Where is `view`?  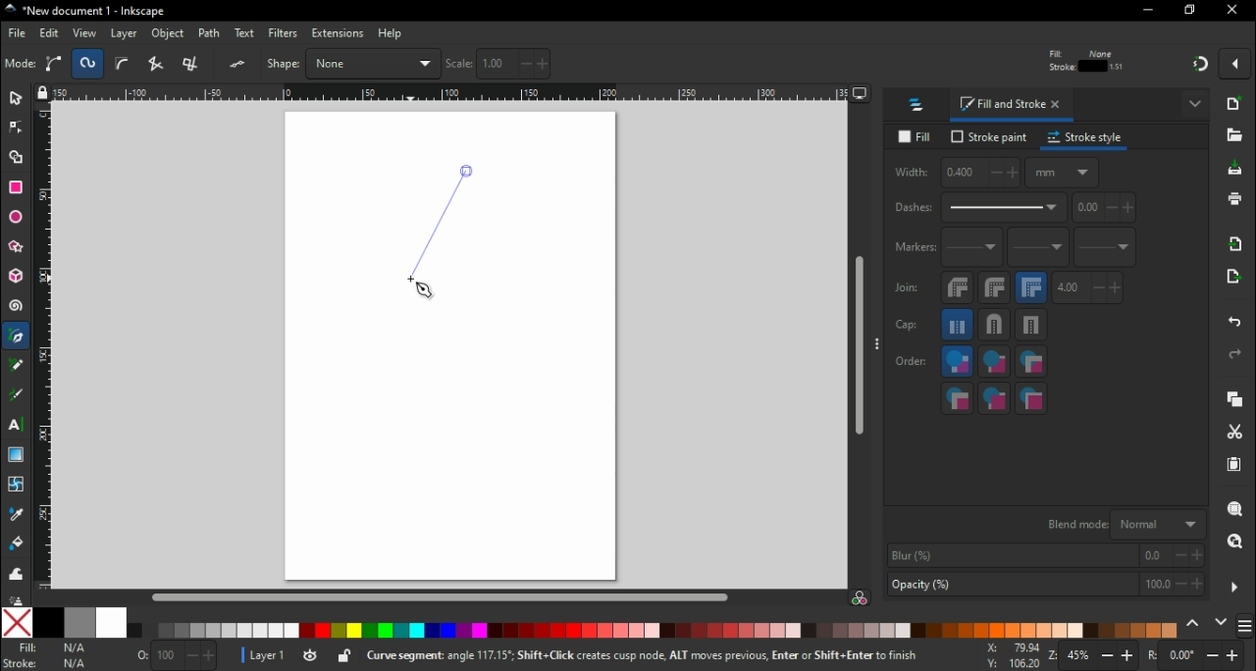 view is located at coordinates (83, 33).